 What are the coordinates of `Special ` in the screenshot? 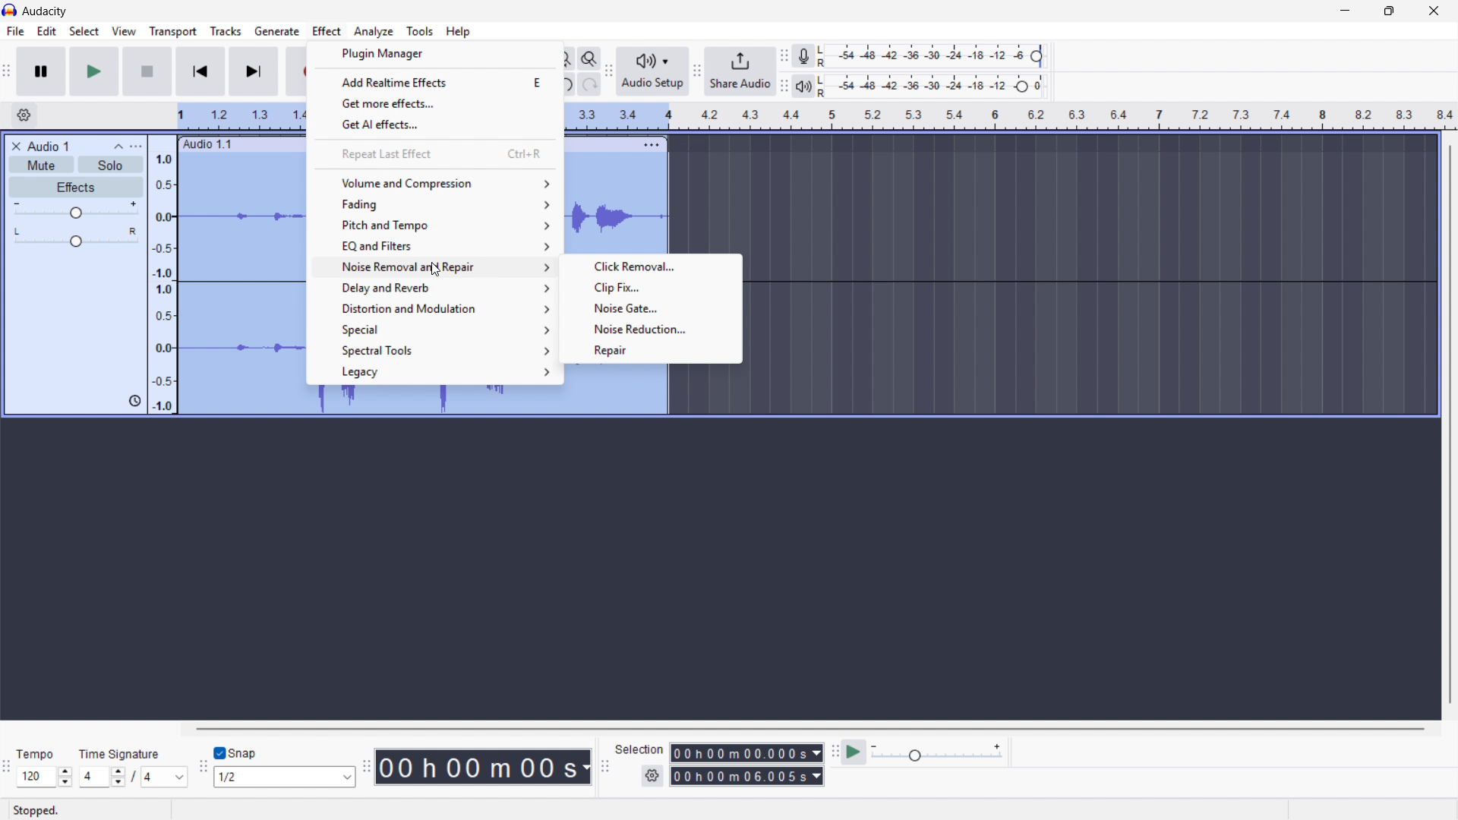 It's located at (433, 330).